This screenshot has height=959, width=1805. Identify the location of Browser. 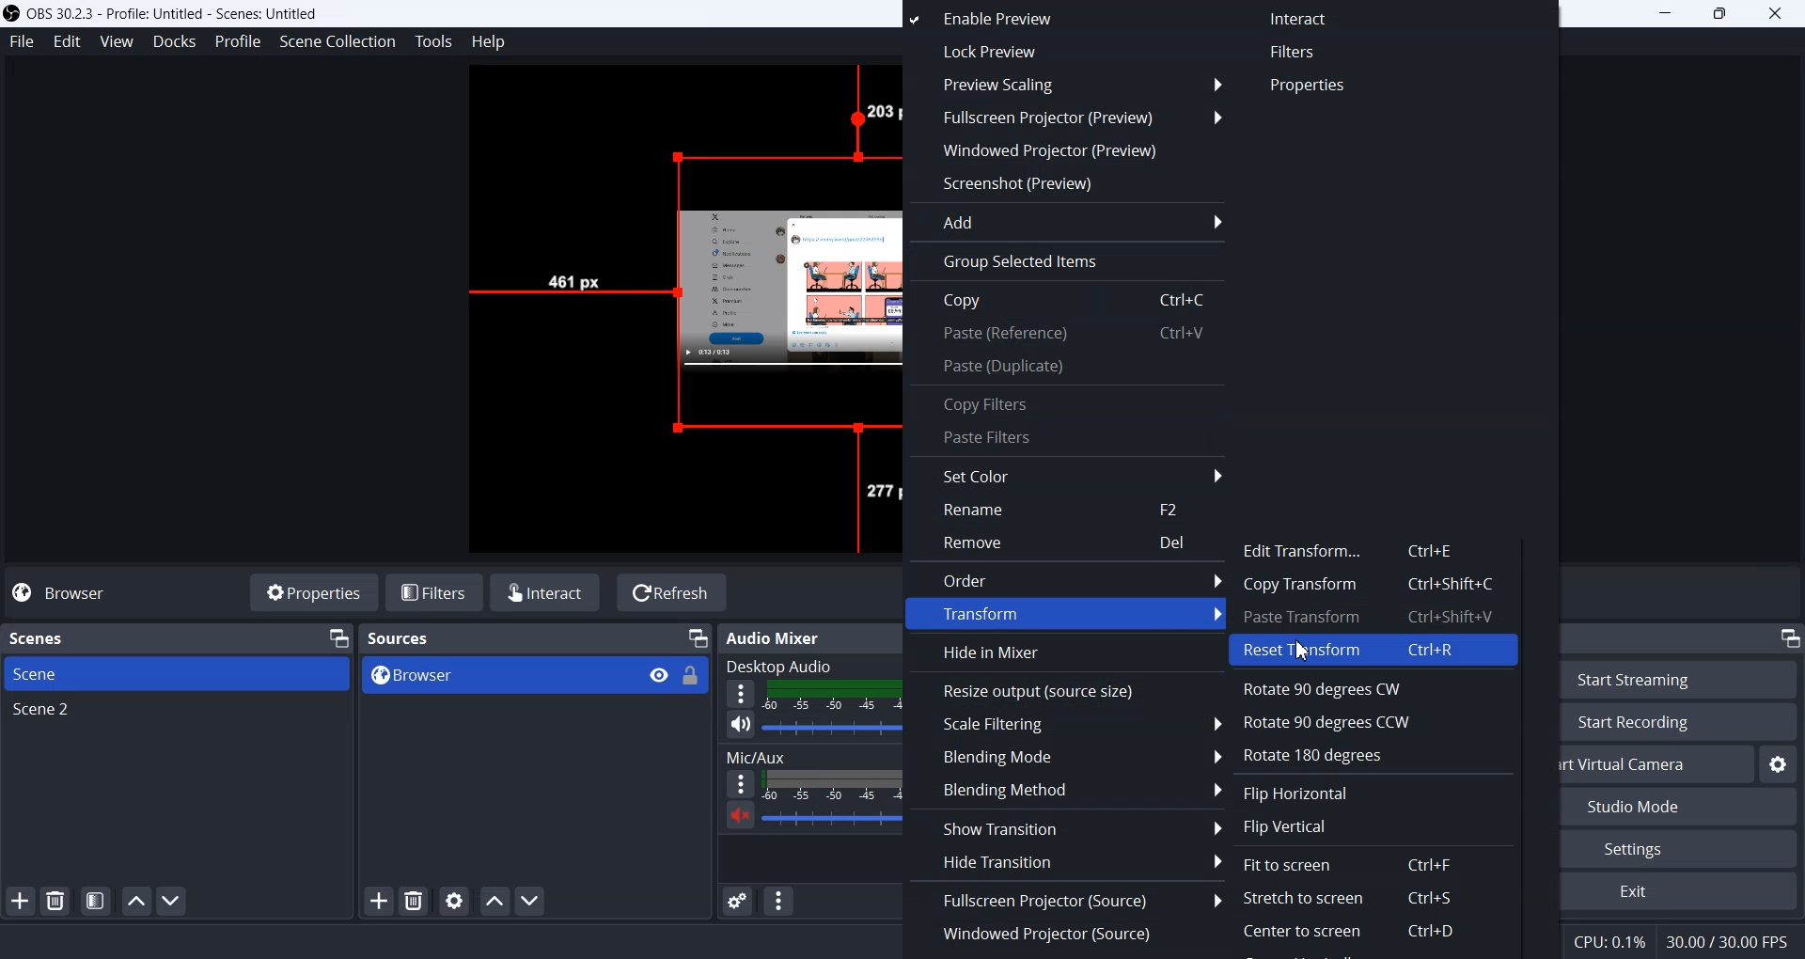
(483, 675).